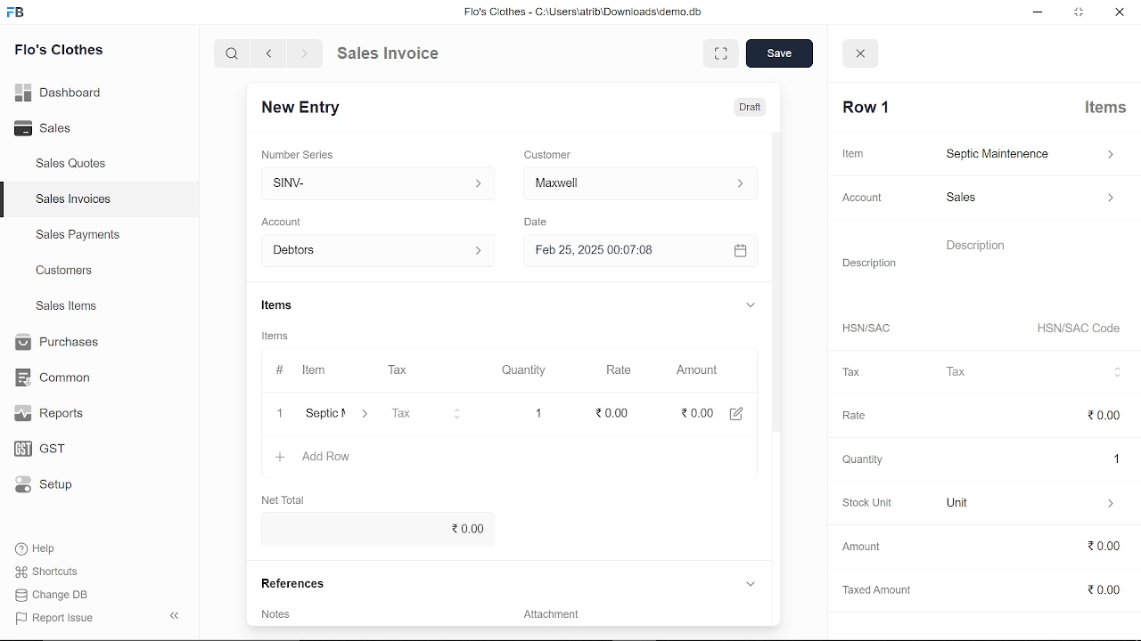  What do you see at coordinates (1029, 200) in the screenshot?
I see `sales` at bounding box center [1029, 200].